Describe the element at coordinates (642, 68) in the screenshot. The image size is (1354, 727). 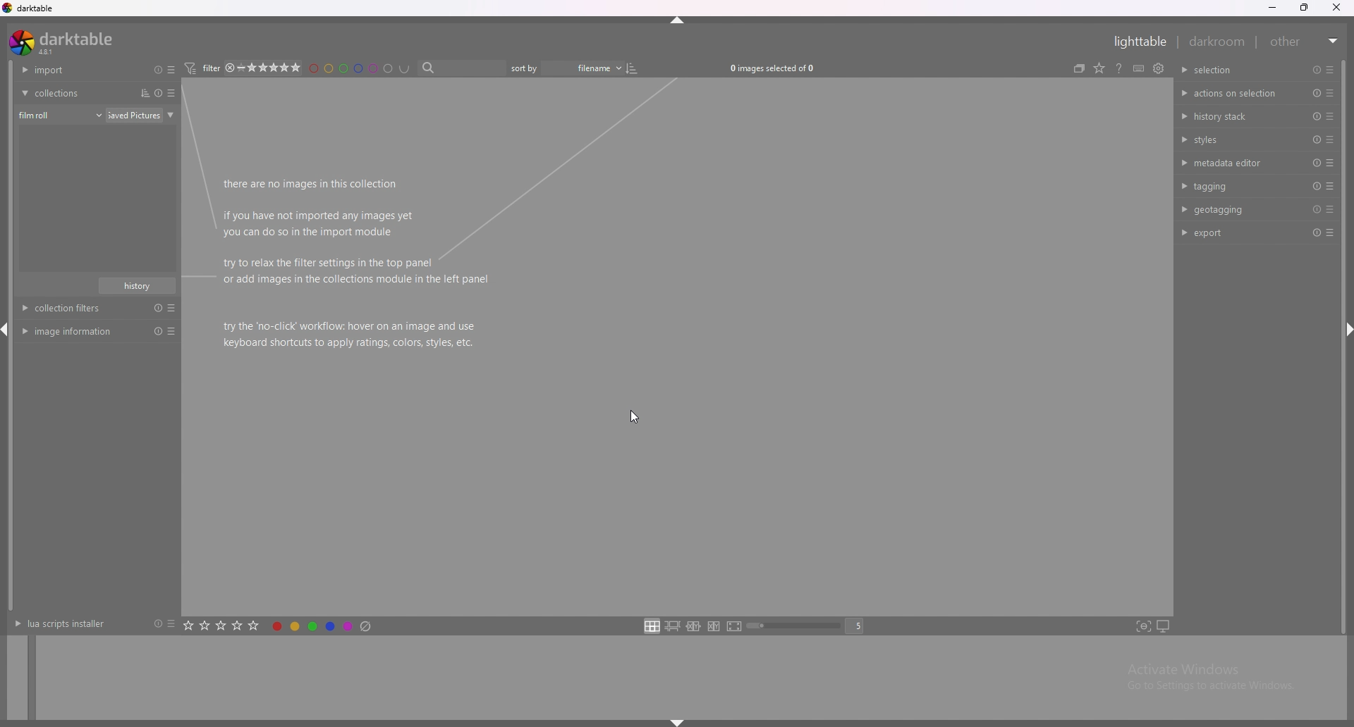
I see `toggle` at that location.